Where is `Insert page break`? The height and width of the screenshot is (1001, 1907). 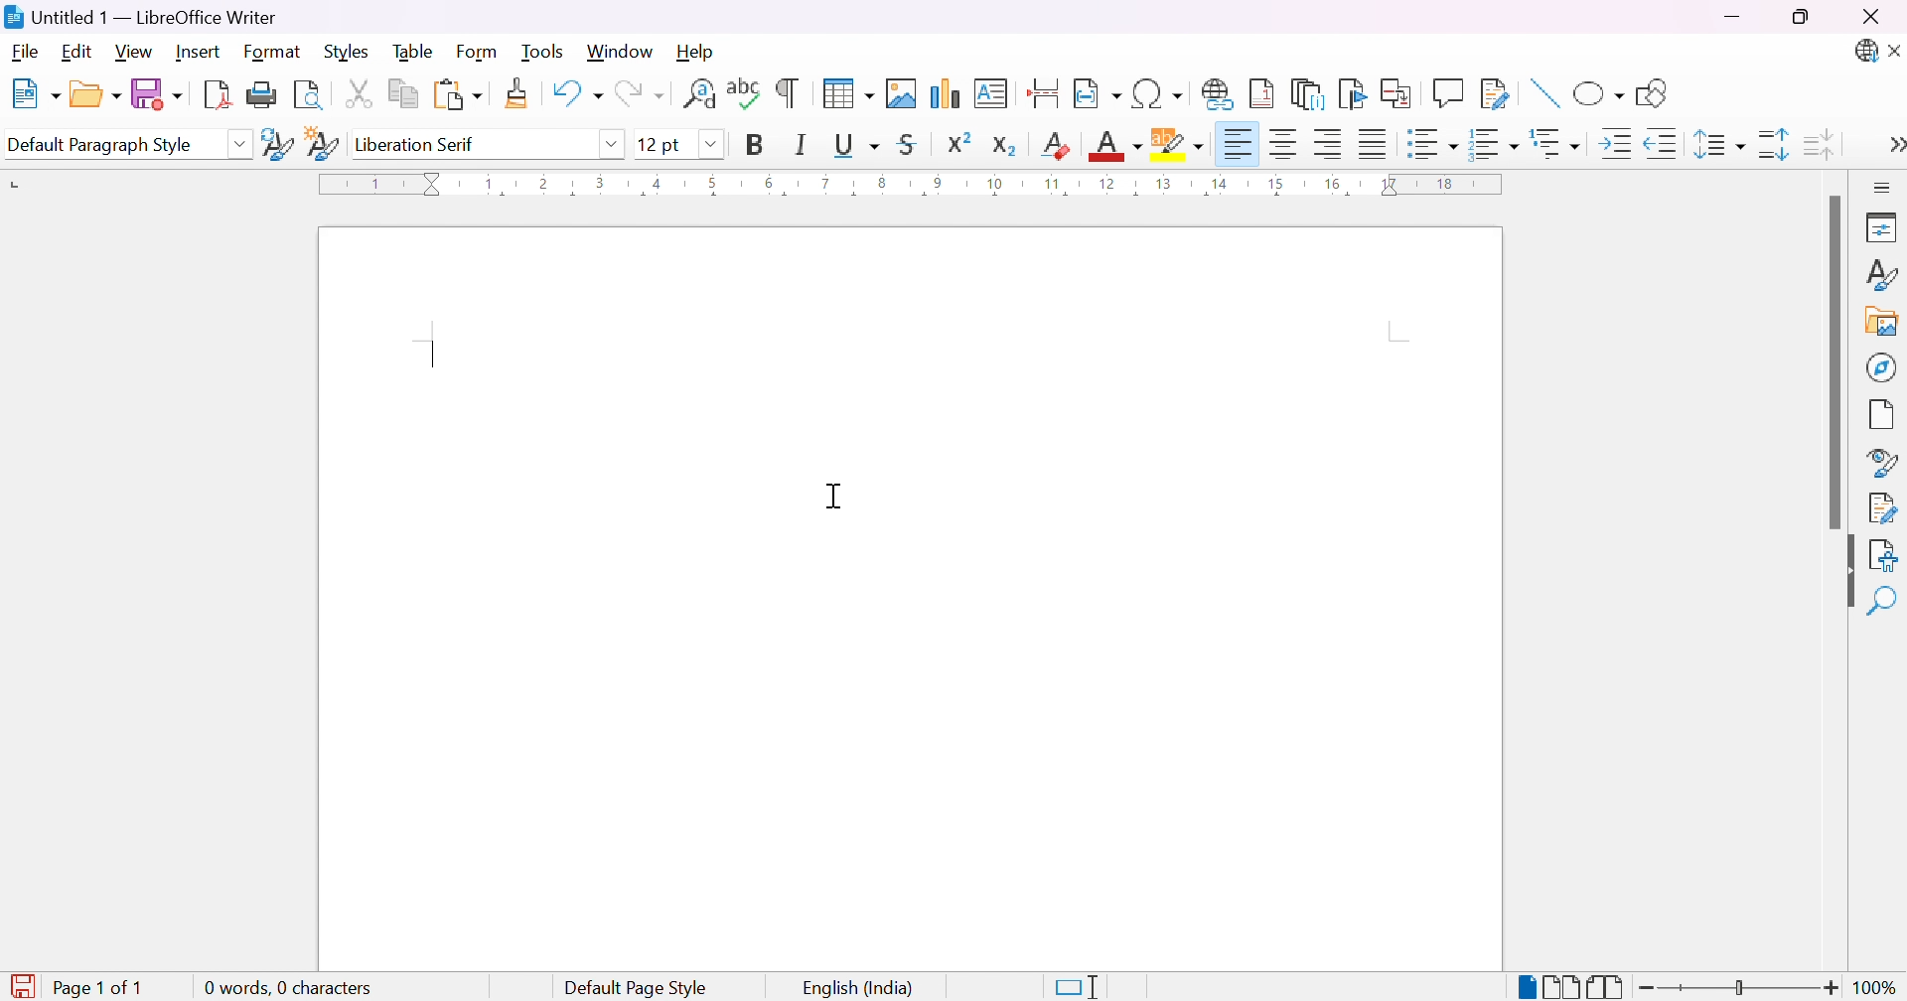 Insert page break is located at coordinates (1046, 93).